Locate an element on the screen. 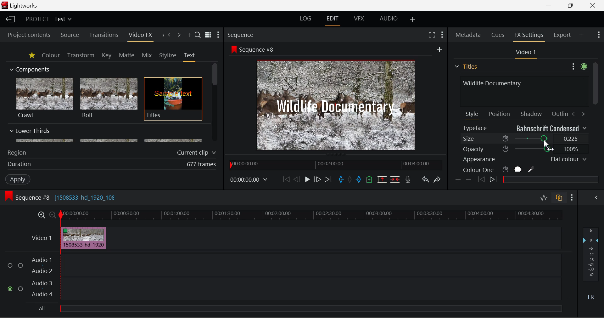  Remove keyframe is located at coordinates (469, 180).